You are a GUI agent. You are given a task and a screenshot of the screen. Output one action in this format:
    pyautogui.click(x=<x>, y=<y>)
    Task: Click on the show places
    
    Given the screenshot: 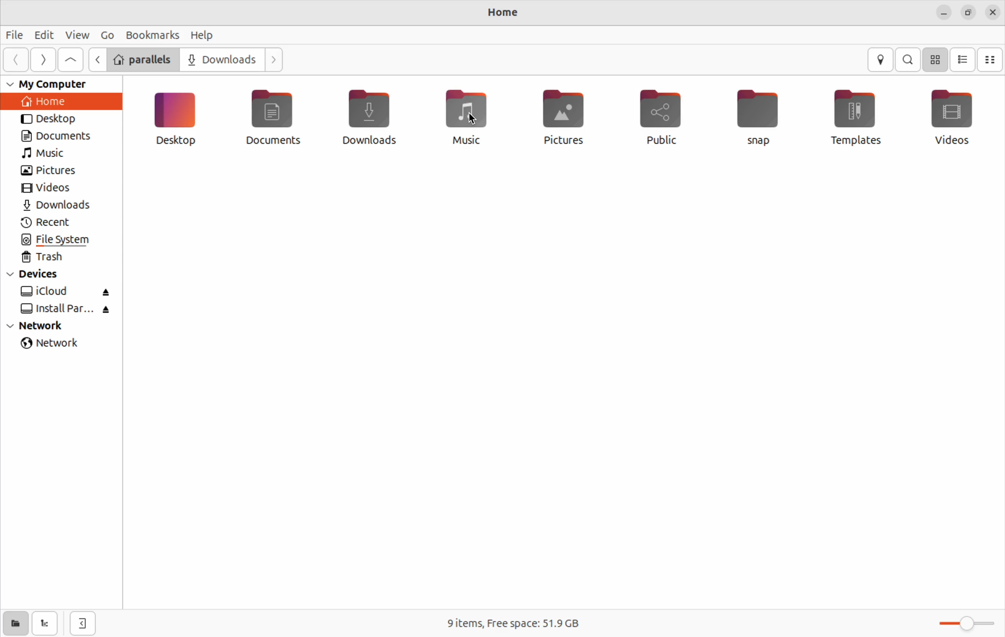 What is the action you would take?
    pyautogui.click(x=13, y=623)
    